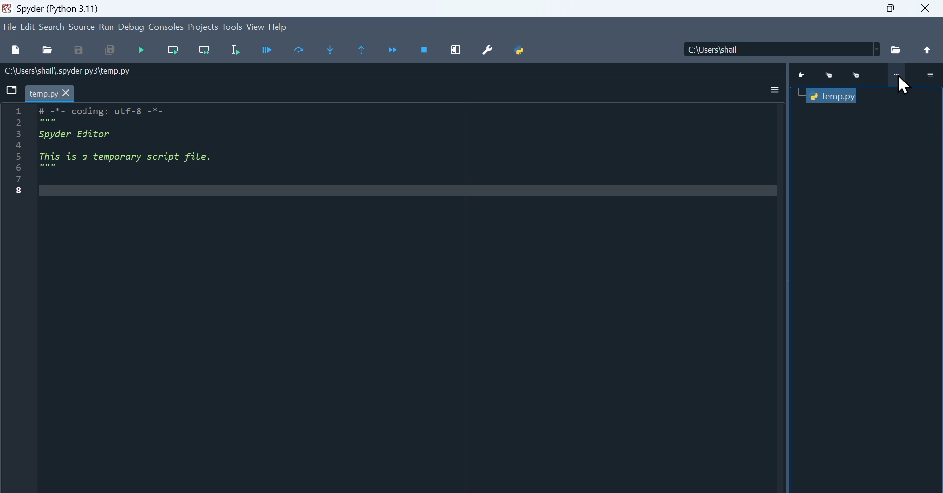 The height and width of the screenshot is (493, 943). I want to click on search, so click(53, 27).